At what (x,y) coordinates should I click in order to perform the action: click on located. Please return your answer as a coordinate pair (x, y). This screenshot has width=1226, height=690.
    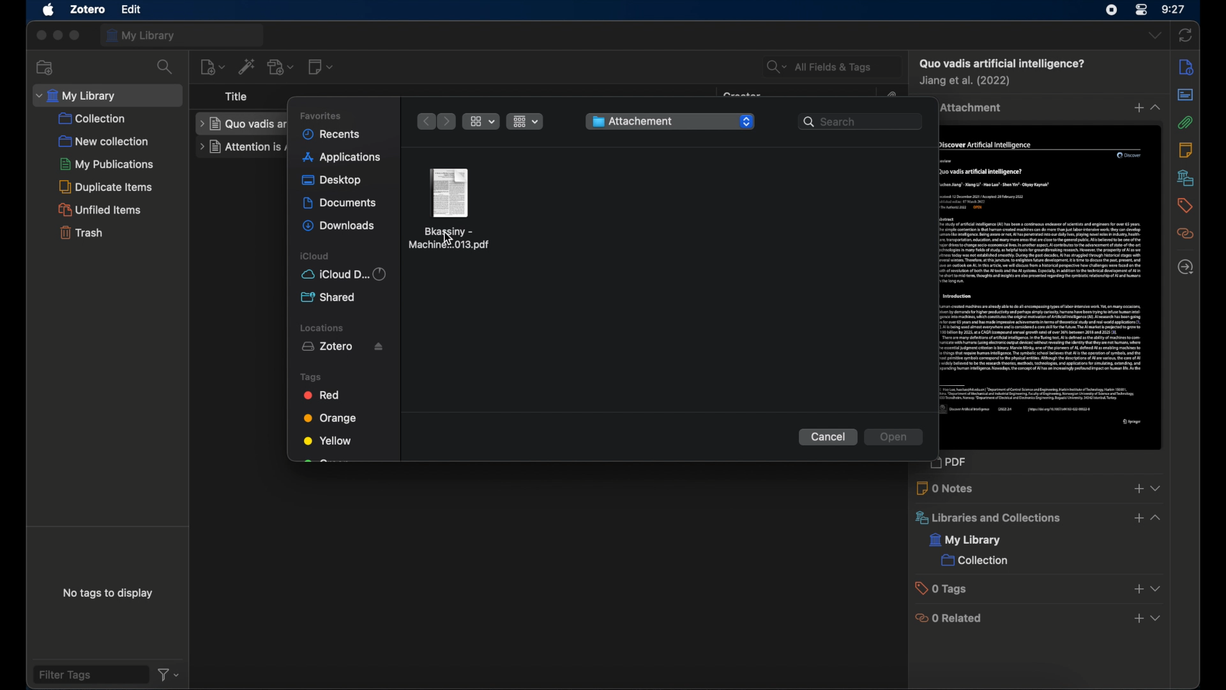
    Looking at the image, I should click on (1185, 267).